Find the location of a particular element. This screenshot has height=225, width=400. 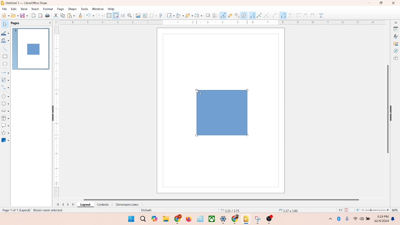

zoom percentage is located at coordinates (396, 210).